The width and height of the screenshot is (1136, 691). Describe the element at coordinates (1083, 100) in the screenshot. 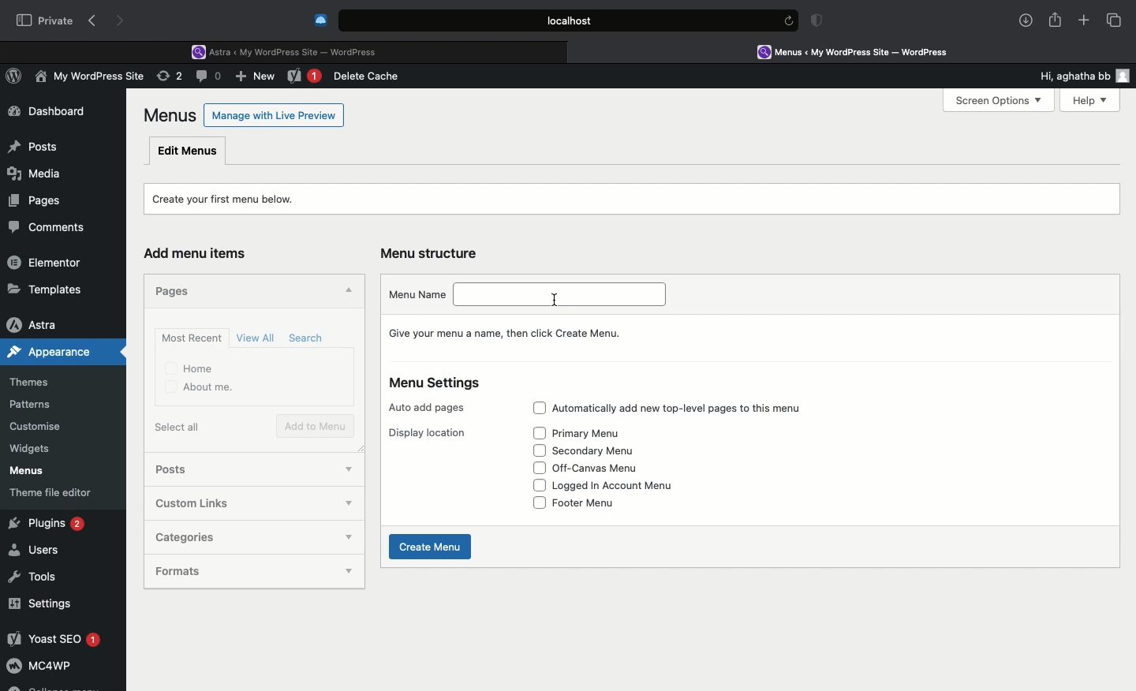

I see `Help` at that location.